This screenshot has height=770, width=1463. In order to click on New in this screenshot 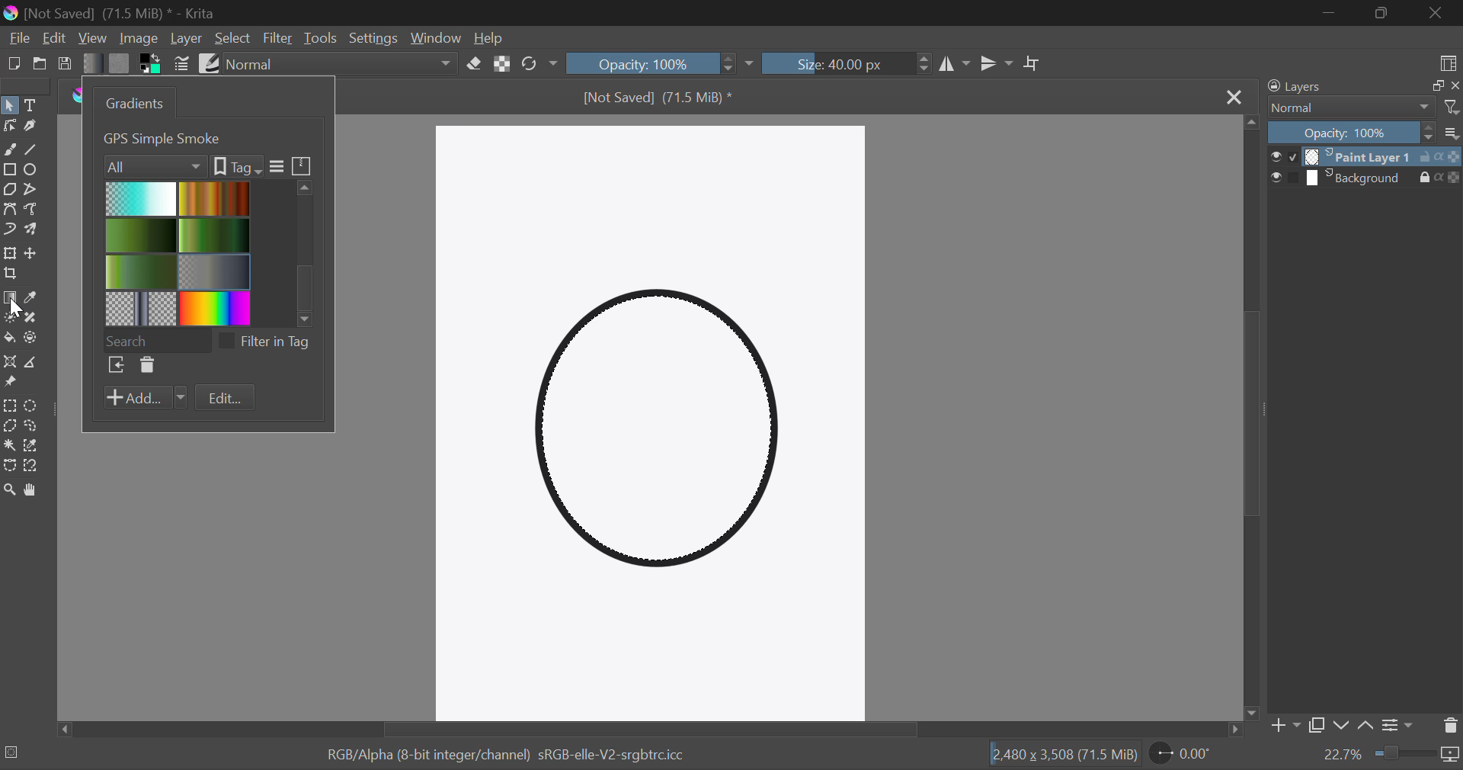, I will do `click(12, 64)`.